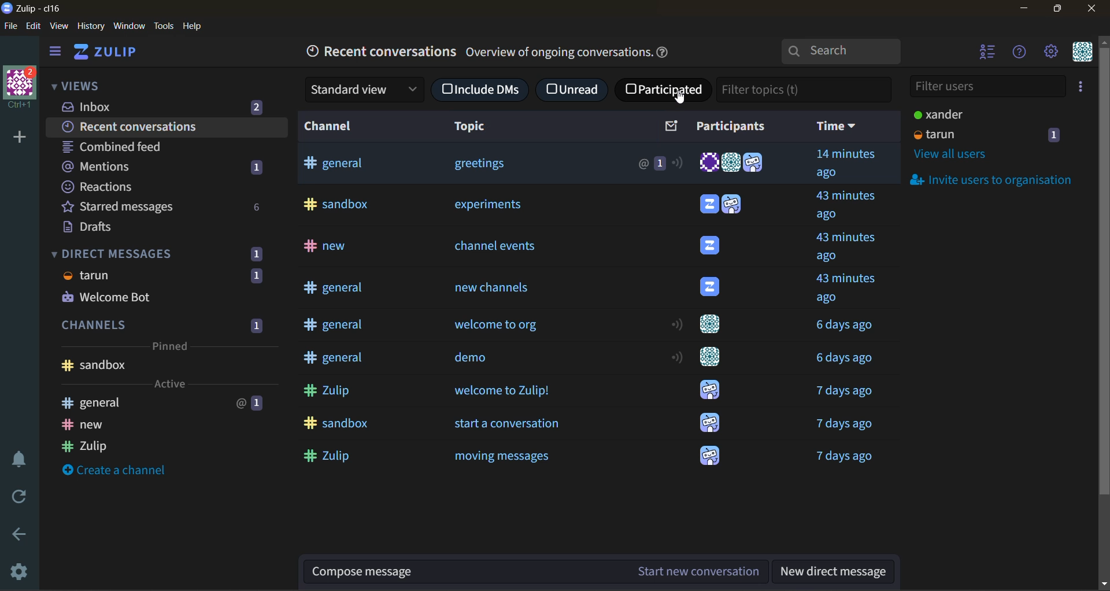 Image resolution: width=1110 pixels, height=591 pixels. What do you see at coordinates (575, 90) in the screenshot?
I see `unread` at bounding box center [575, 90].